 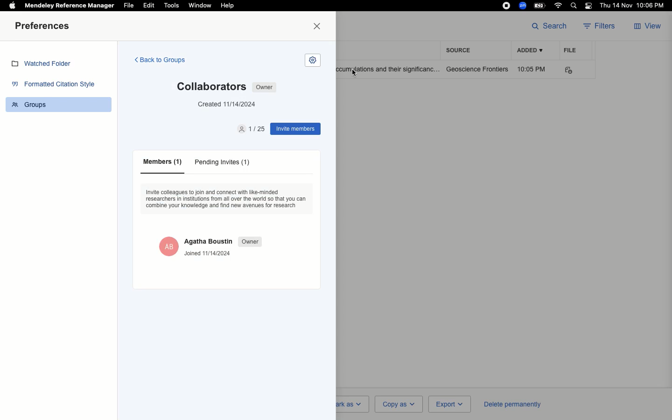 What do you see at coordinates (313, 60) in the screenshot?
I see `settings` at bounding box center [313, 60].